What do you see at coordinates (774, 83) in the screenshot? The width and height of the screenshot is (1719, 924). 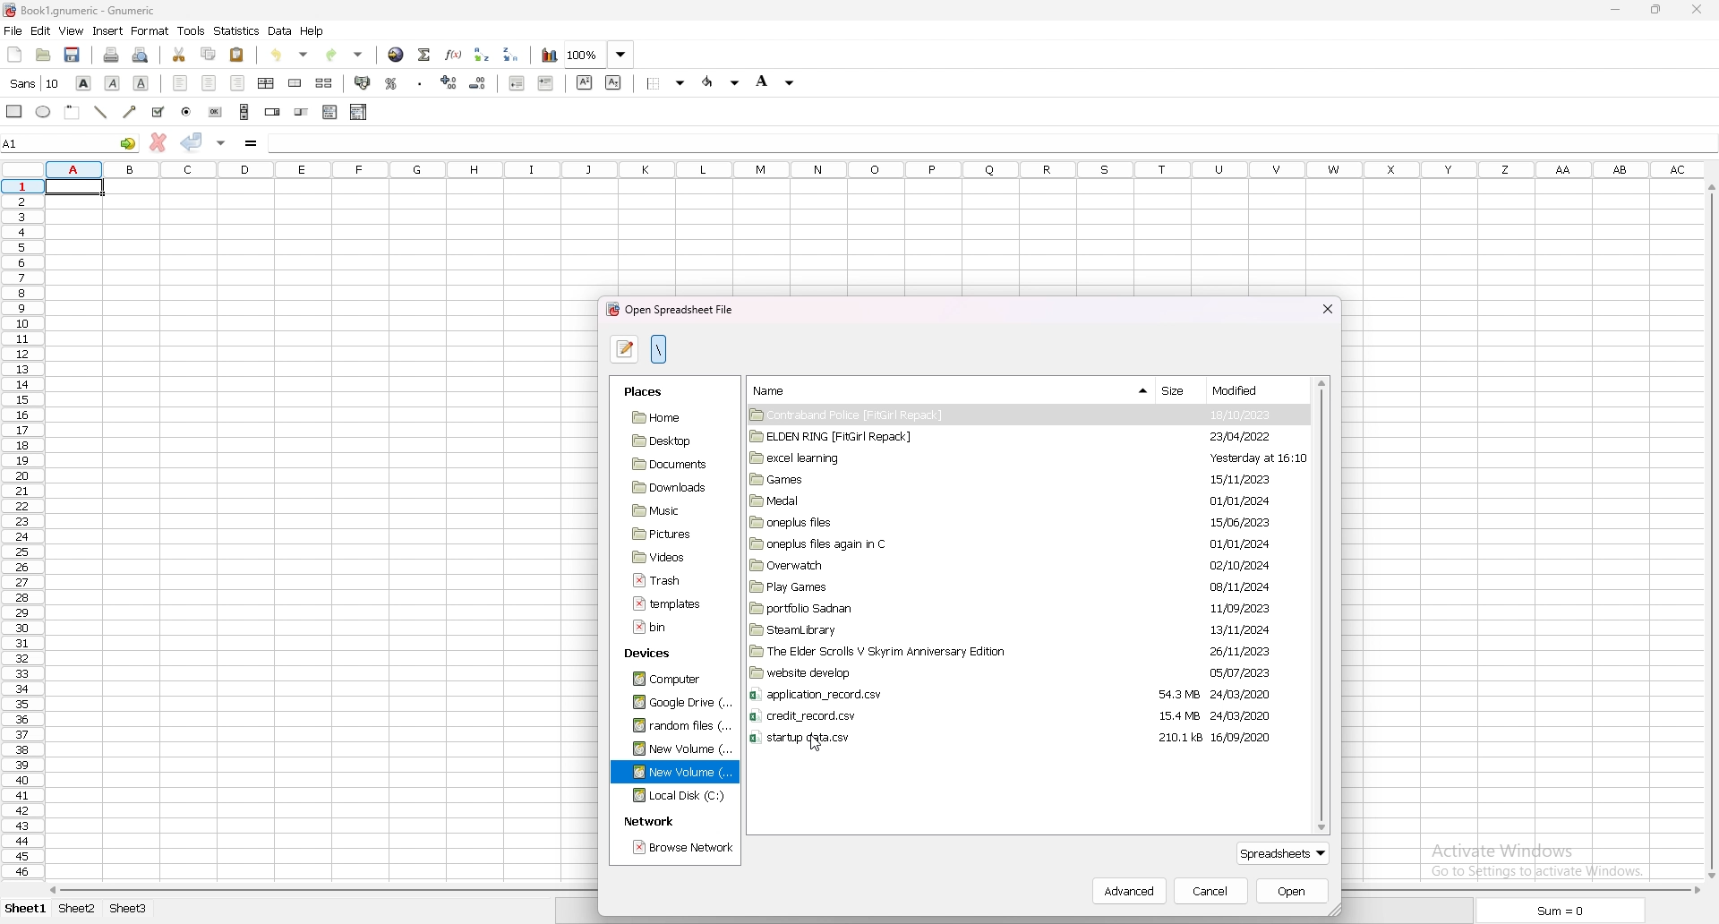 I see `background` at bounding box center [774, 83].